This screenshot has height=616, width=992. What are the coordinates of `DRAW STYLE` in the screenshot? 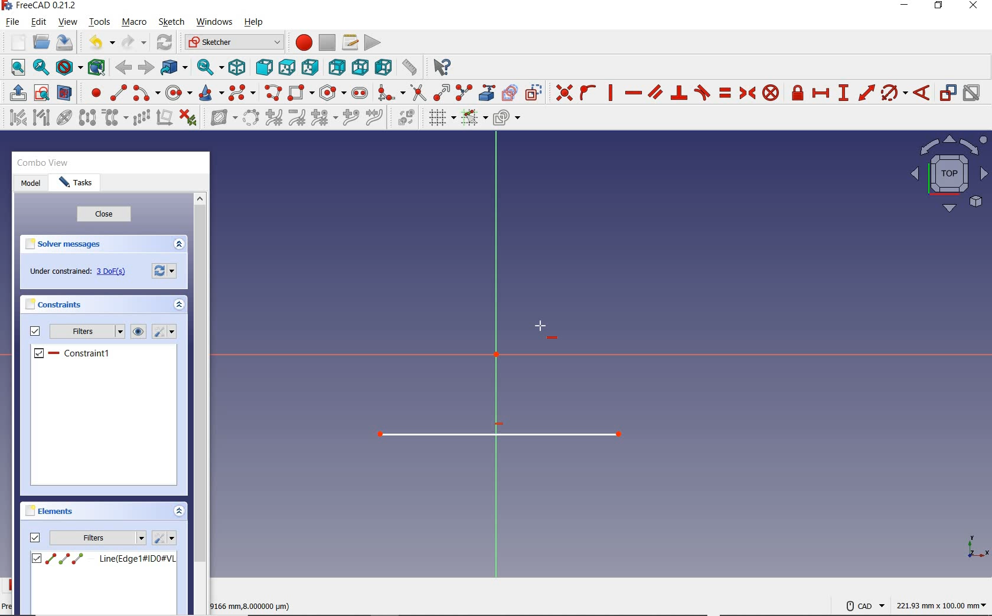 It's located at (68, 68).